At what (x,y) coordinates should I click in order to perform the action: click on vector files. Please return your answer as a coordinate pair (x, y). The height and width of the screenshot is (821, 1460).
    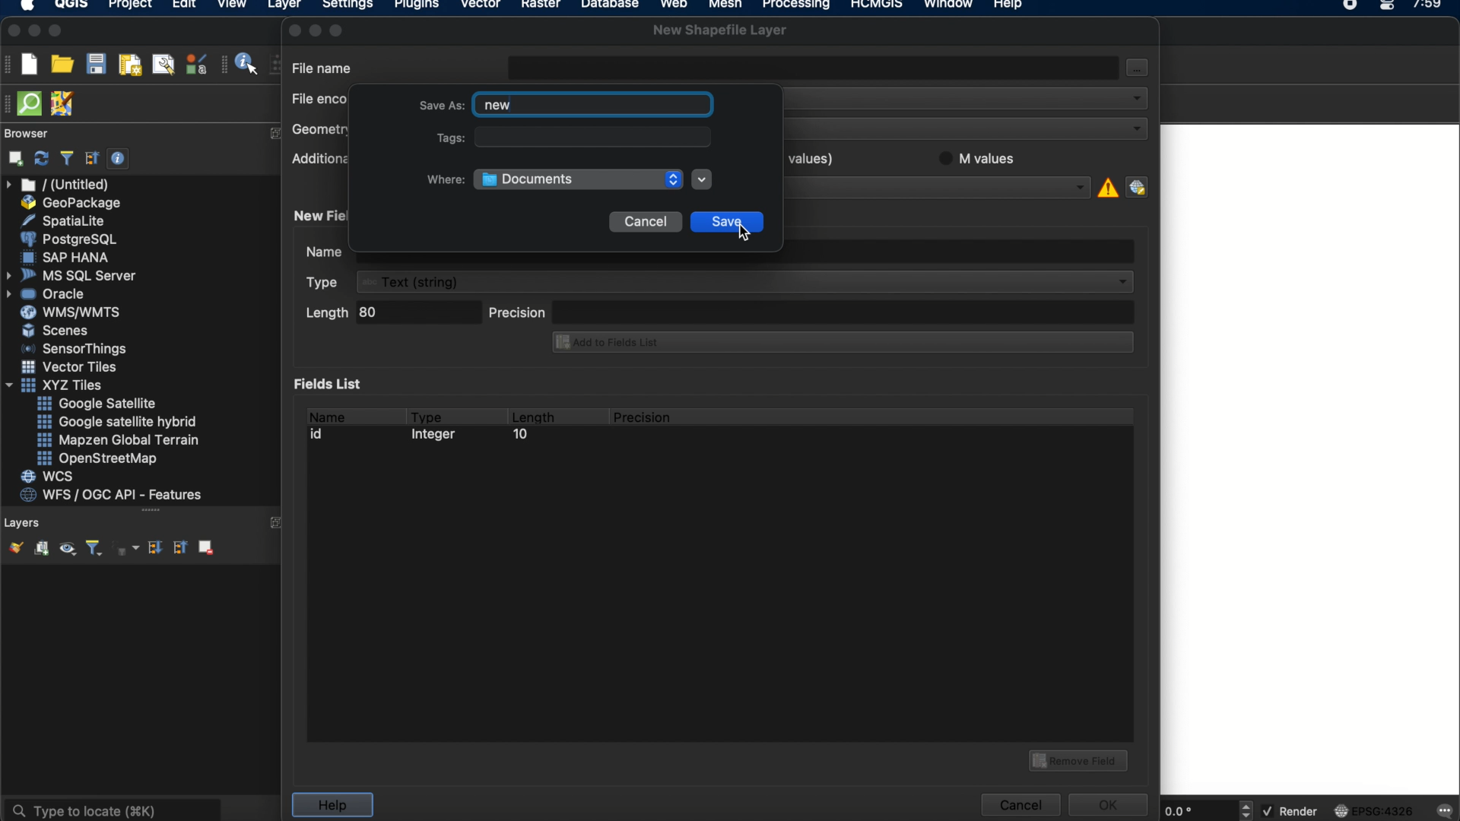
    Looking at the image, I should click on (71, 367).